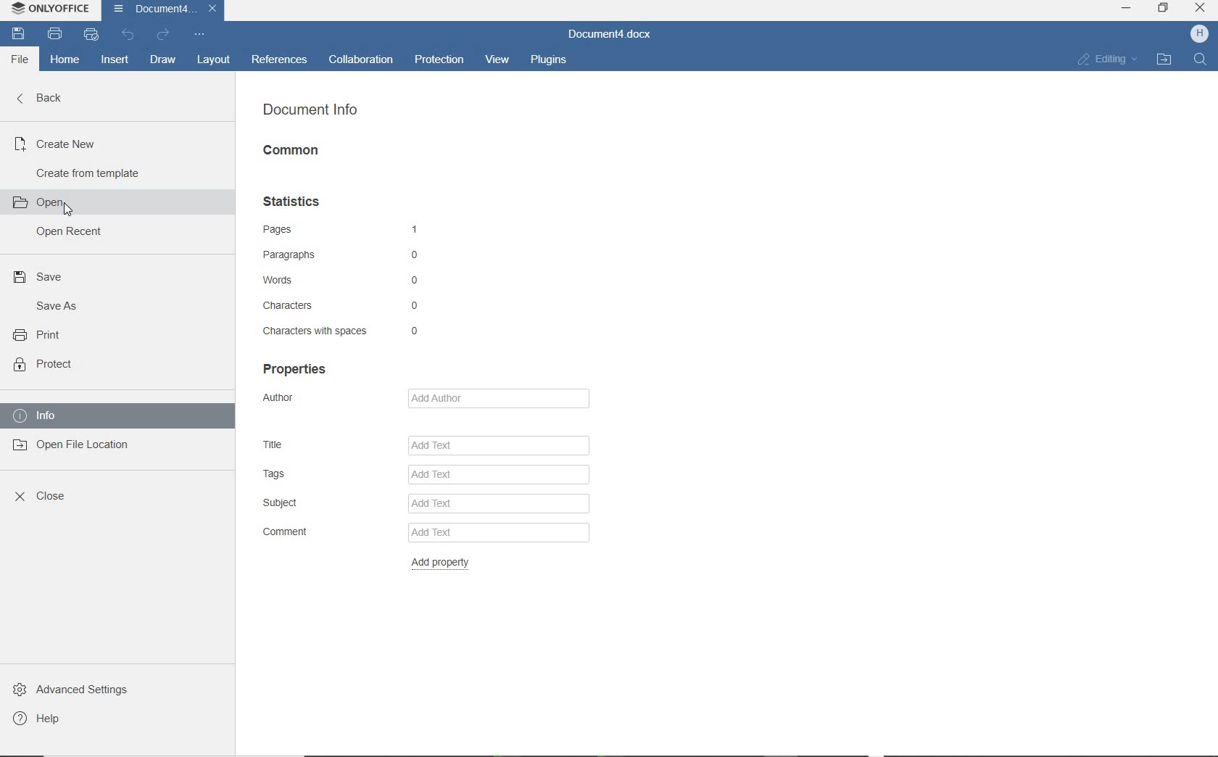 Image resolution: width=1218 pixels, height=757 pixels. I want to click on view, so click(499, 61).